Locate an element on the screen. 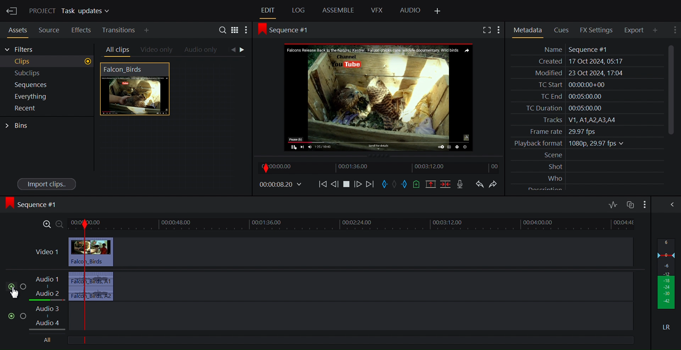 This screenshot has height=350, width=681. Add a cue is located at coordinates (418, 184).